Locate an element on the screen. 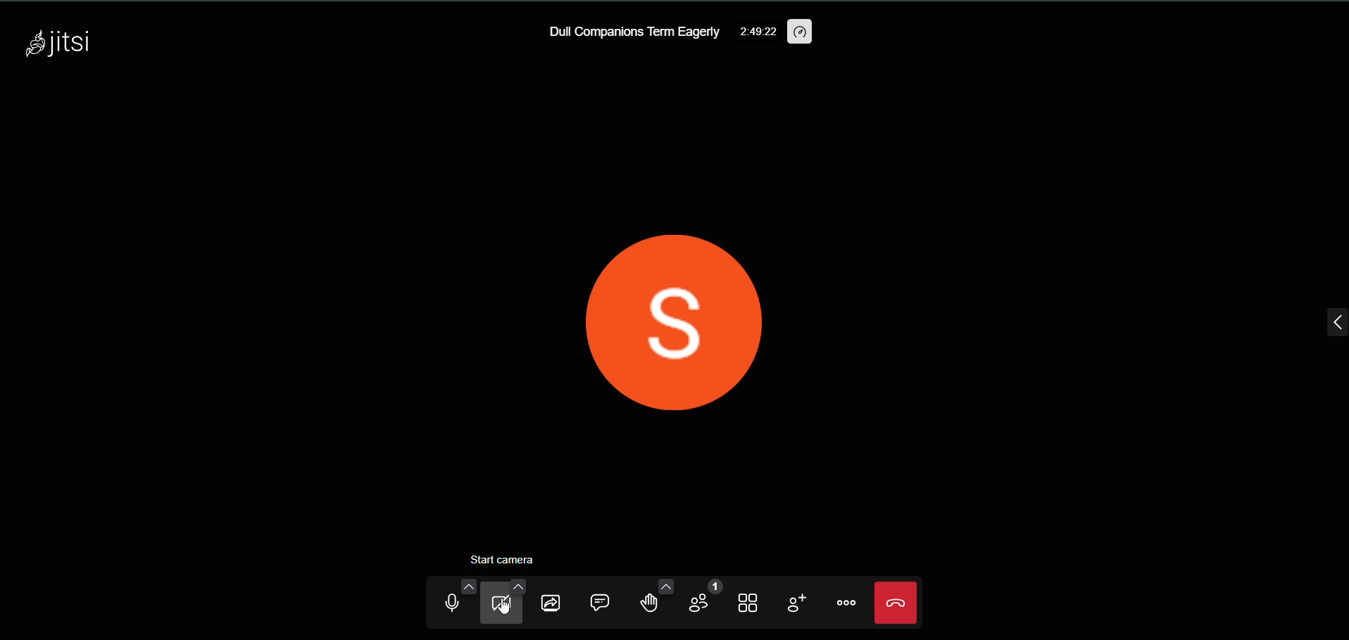  video off is located at coordinates (502, 607).